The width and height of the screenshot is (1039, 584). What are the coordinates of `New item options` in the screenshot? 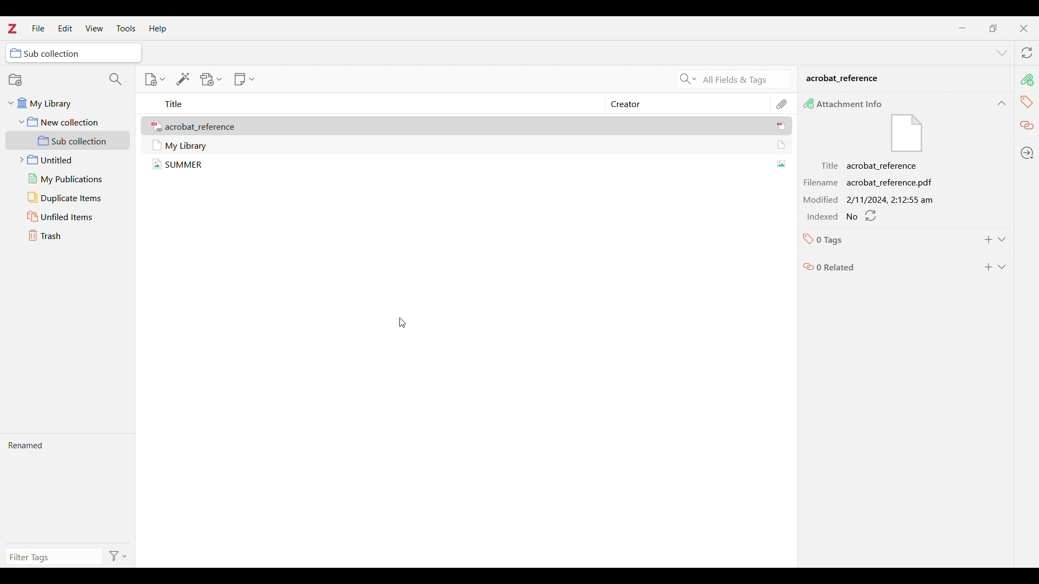 It's located at (155, 79).